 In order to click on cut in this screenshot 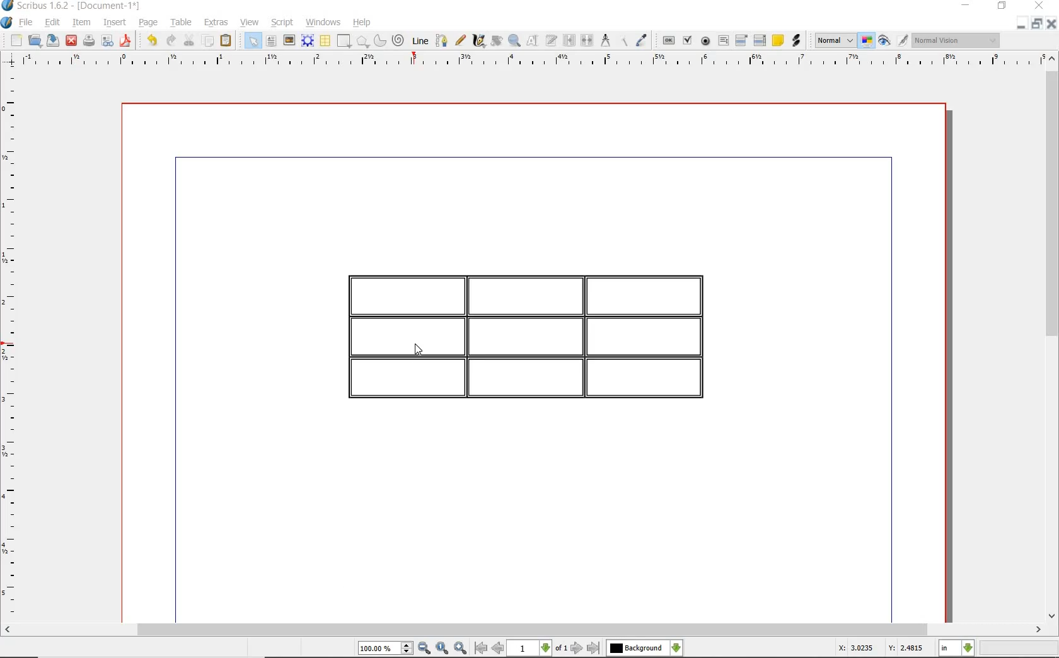, I will do `click(190, 41)`.